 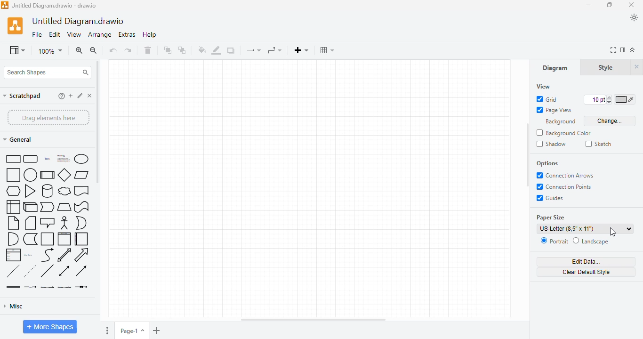 What do you see at coordinates (47, 287) in the screenshot?
I see `connector with 2 labels` at bounding box center [47, 287].